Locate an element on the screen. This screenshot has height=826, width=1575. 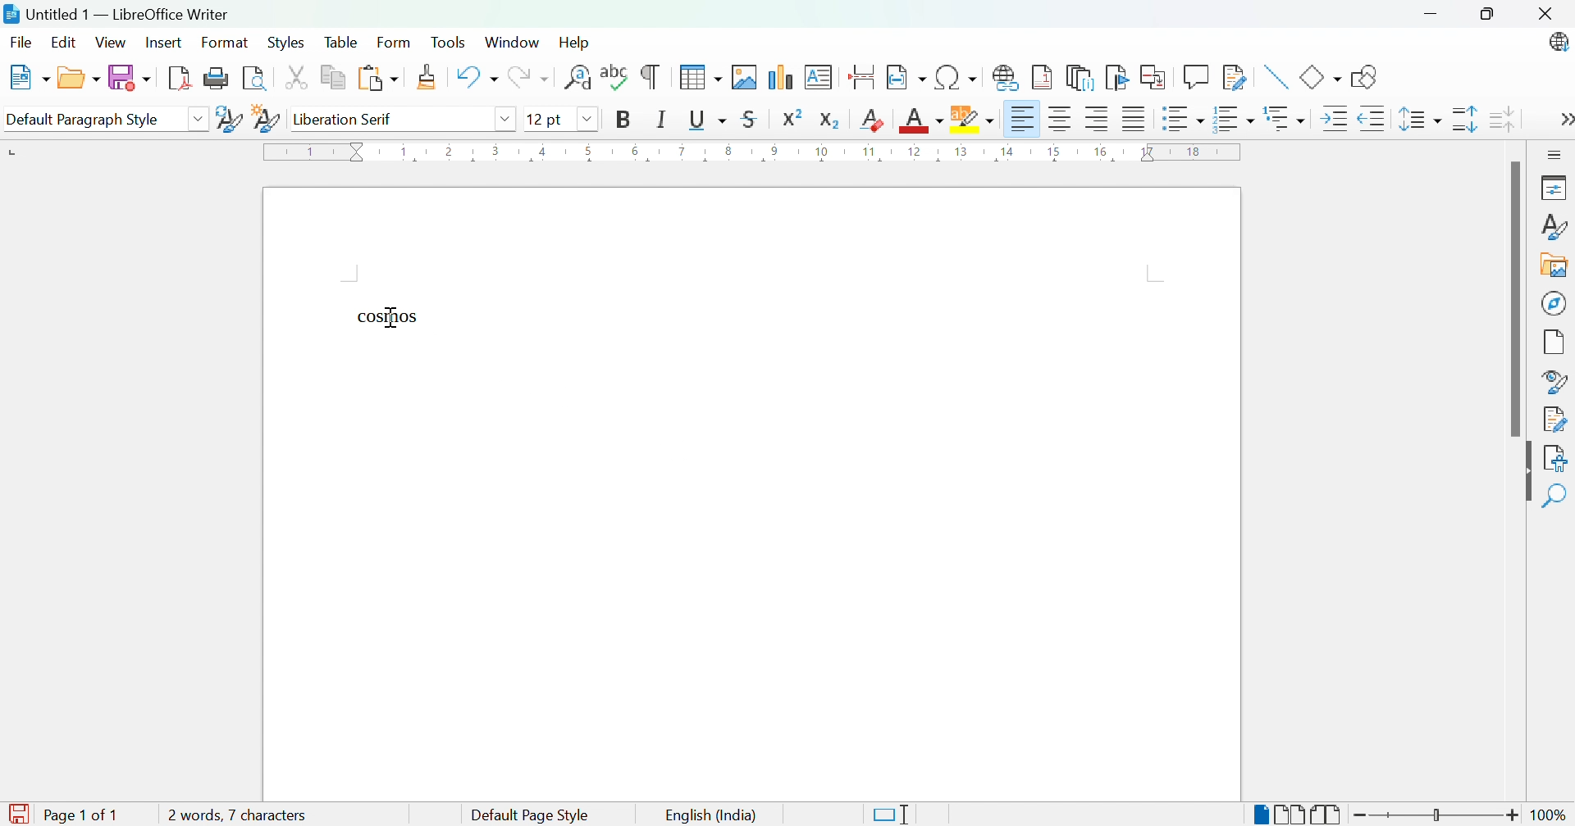
Basic shapes is located at coordinates (1322, 77).